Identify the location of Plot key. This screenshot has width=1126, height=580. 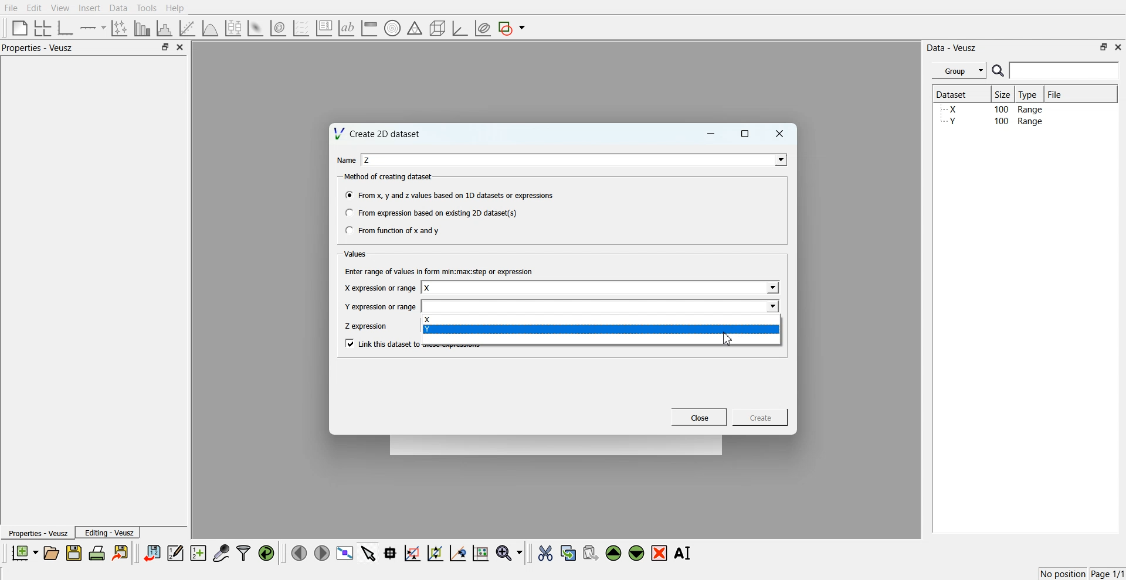
(324, 28).